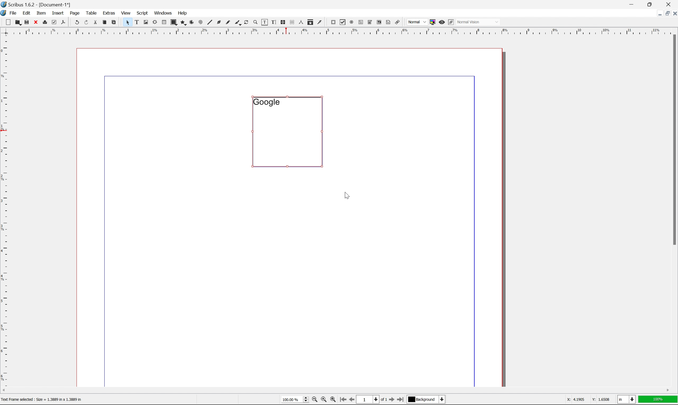 The image size is (678, 405). Describe the element at coordinates (164, 23) in the screenshot. I see `table` at that location.